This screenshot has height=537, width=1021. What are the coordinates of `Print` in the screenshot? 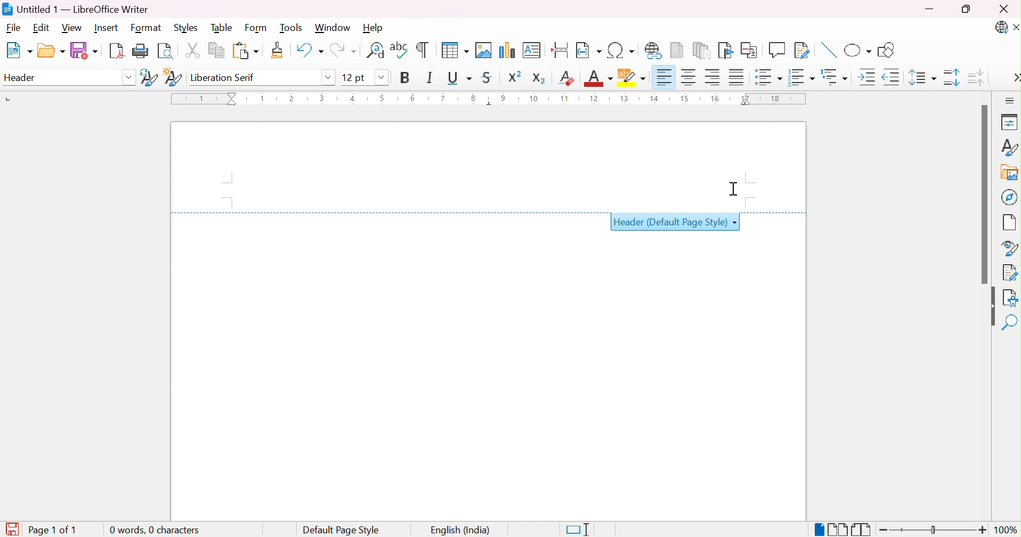 It's located at (142, 51).